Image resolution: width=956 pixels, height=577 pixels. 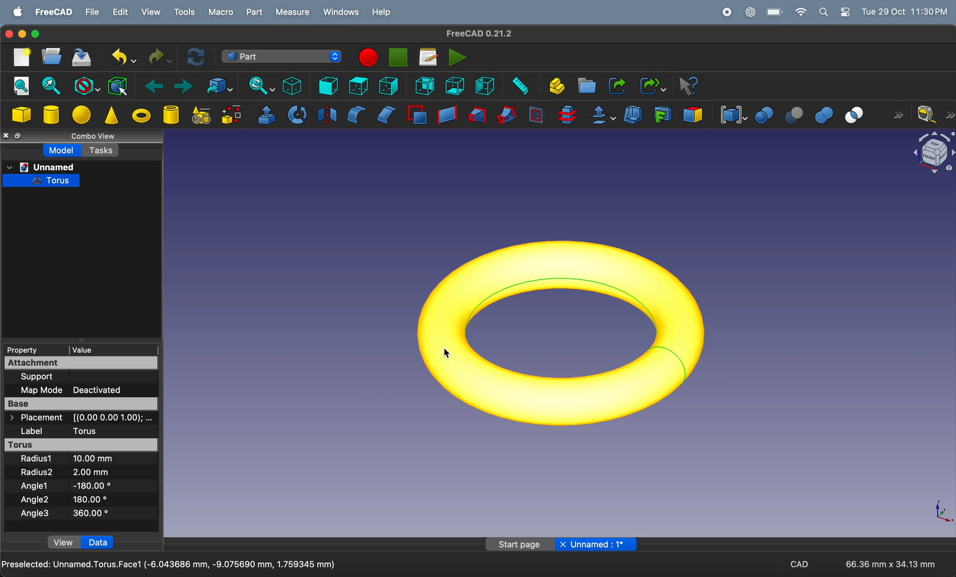 I want to click on offset, so click(x=601, y=115).